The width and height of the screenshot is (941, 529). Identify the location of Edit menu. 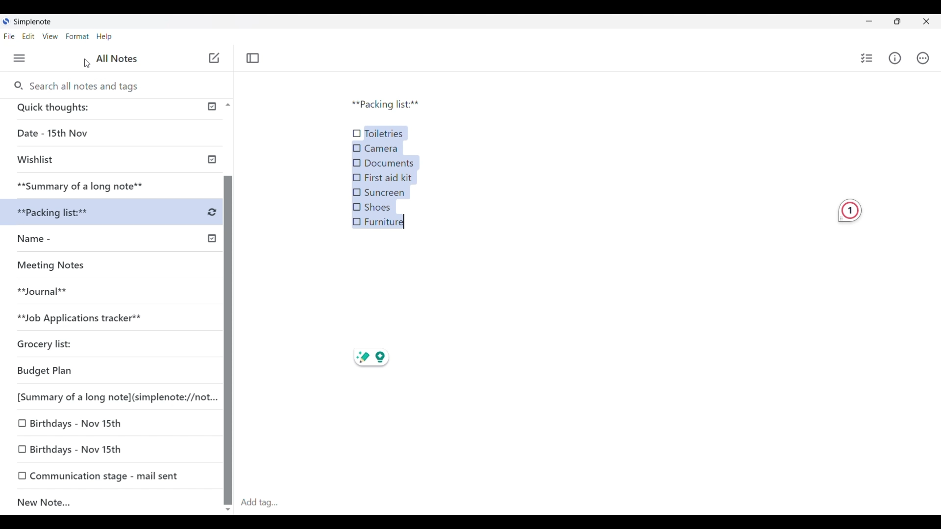
(29, 36).